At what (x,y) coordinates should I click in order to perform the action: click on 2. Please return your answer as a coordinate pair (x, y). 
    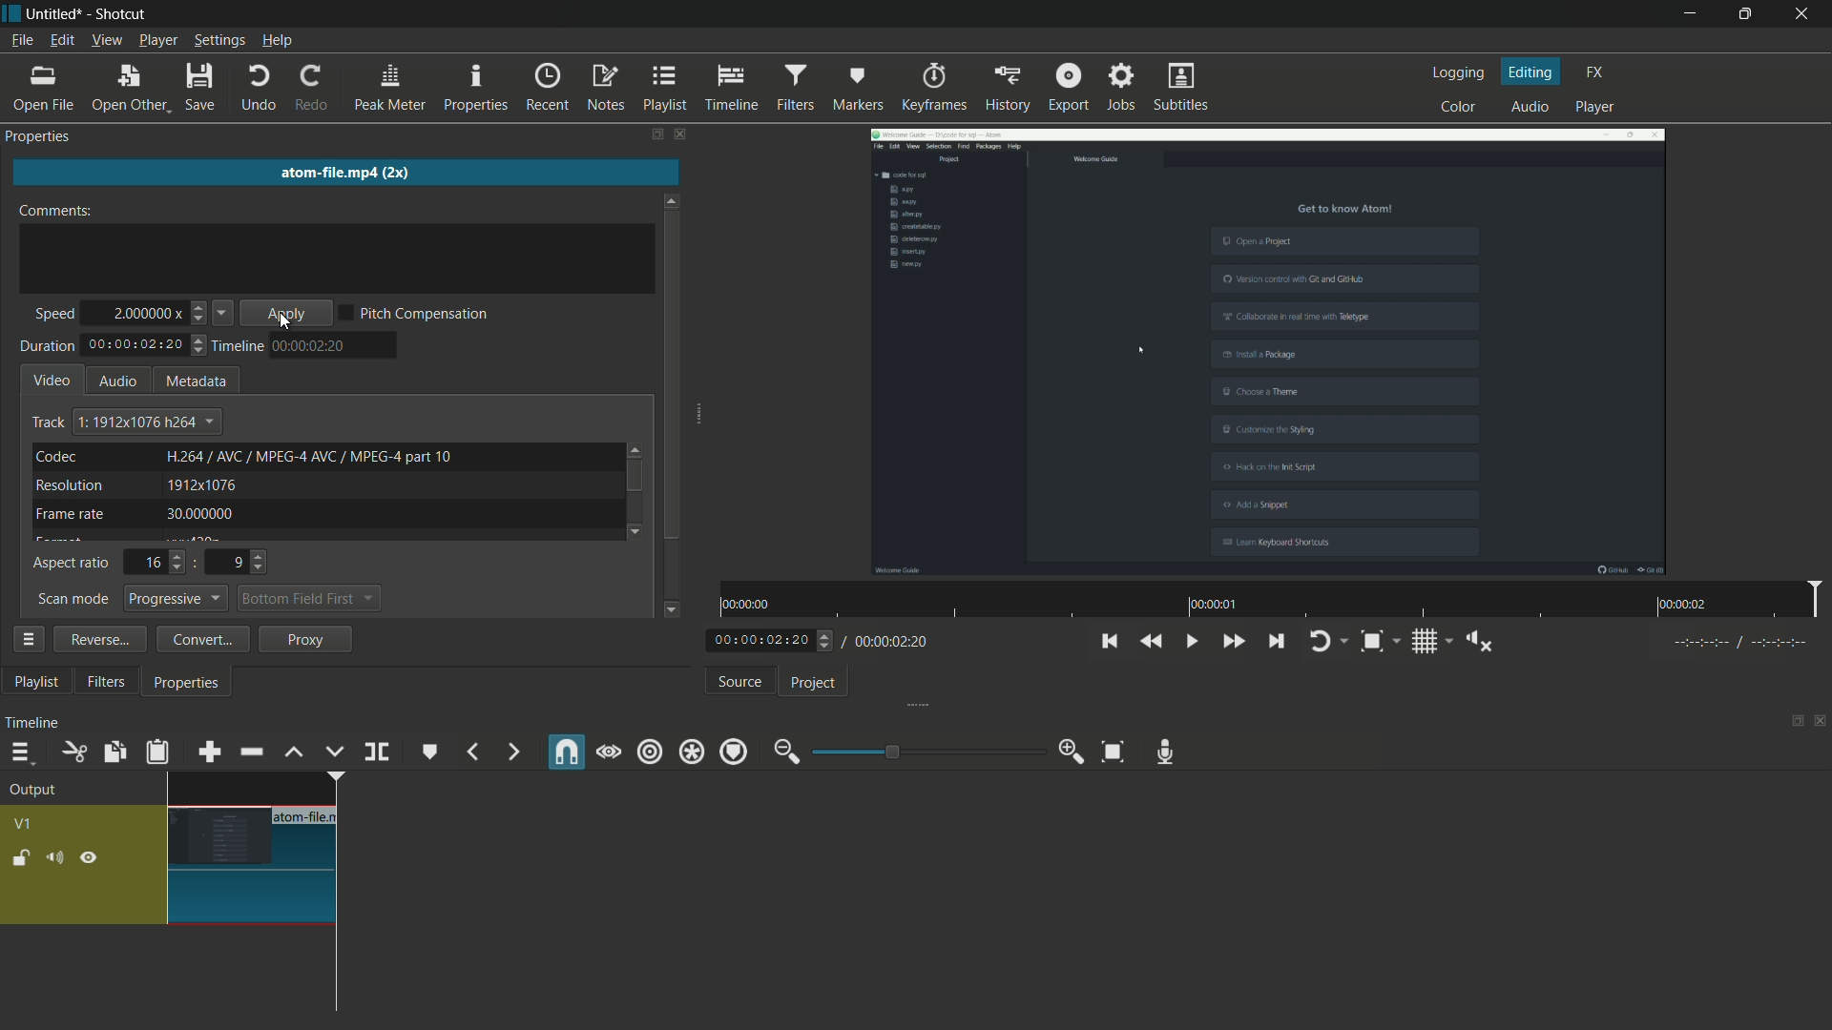
    Looking at the image, I should click on (139, 308).